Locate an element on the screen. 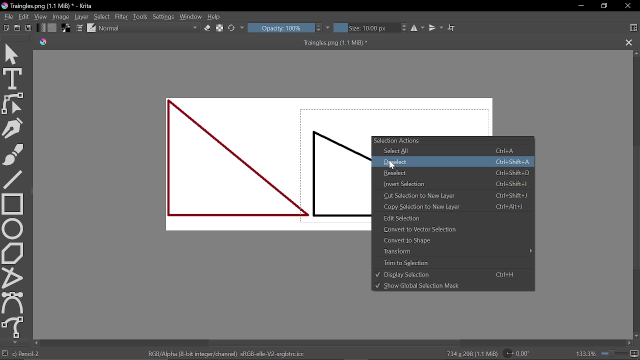 This screenshot has width=640, height=360. Invert selection is located at coordinates (455, 184).